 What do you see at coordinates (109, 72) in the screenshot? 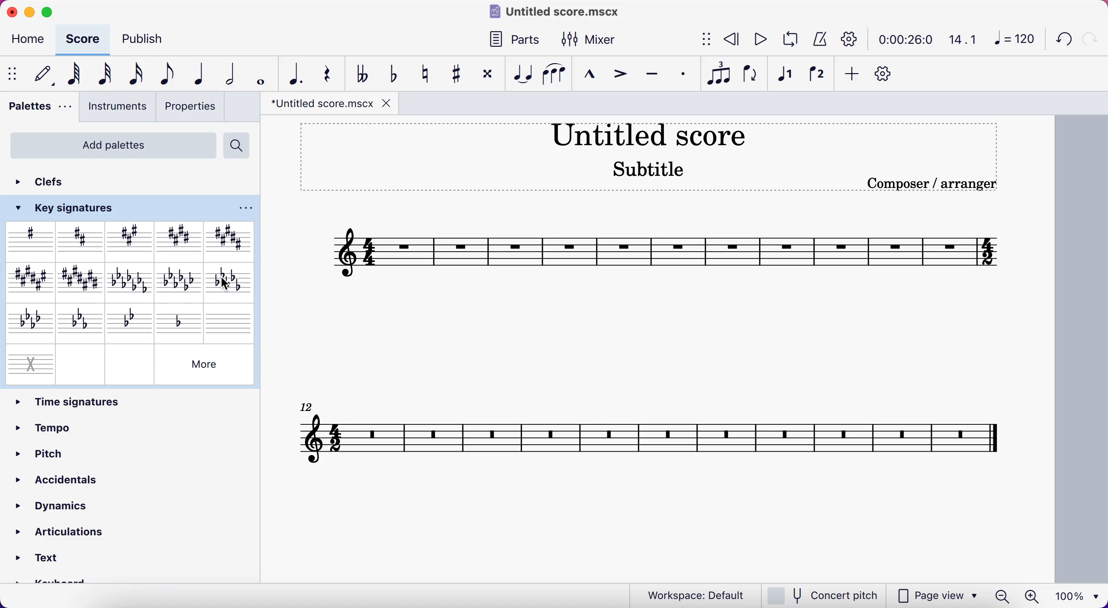
I see `32nd note` at bounding box center [109, 72].